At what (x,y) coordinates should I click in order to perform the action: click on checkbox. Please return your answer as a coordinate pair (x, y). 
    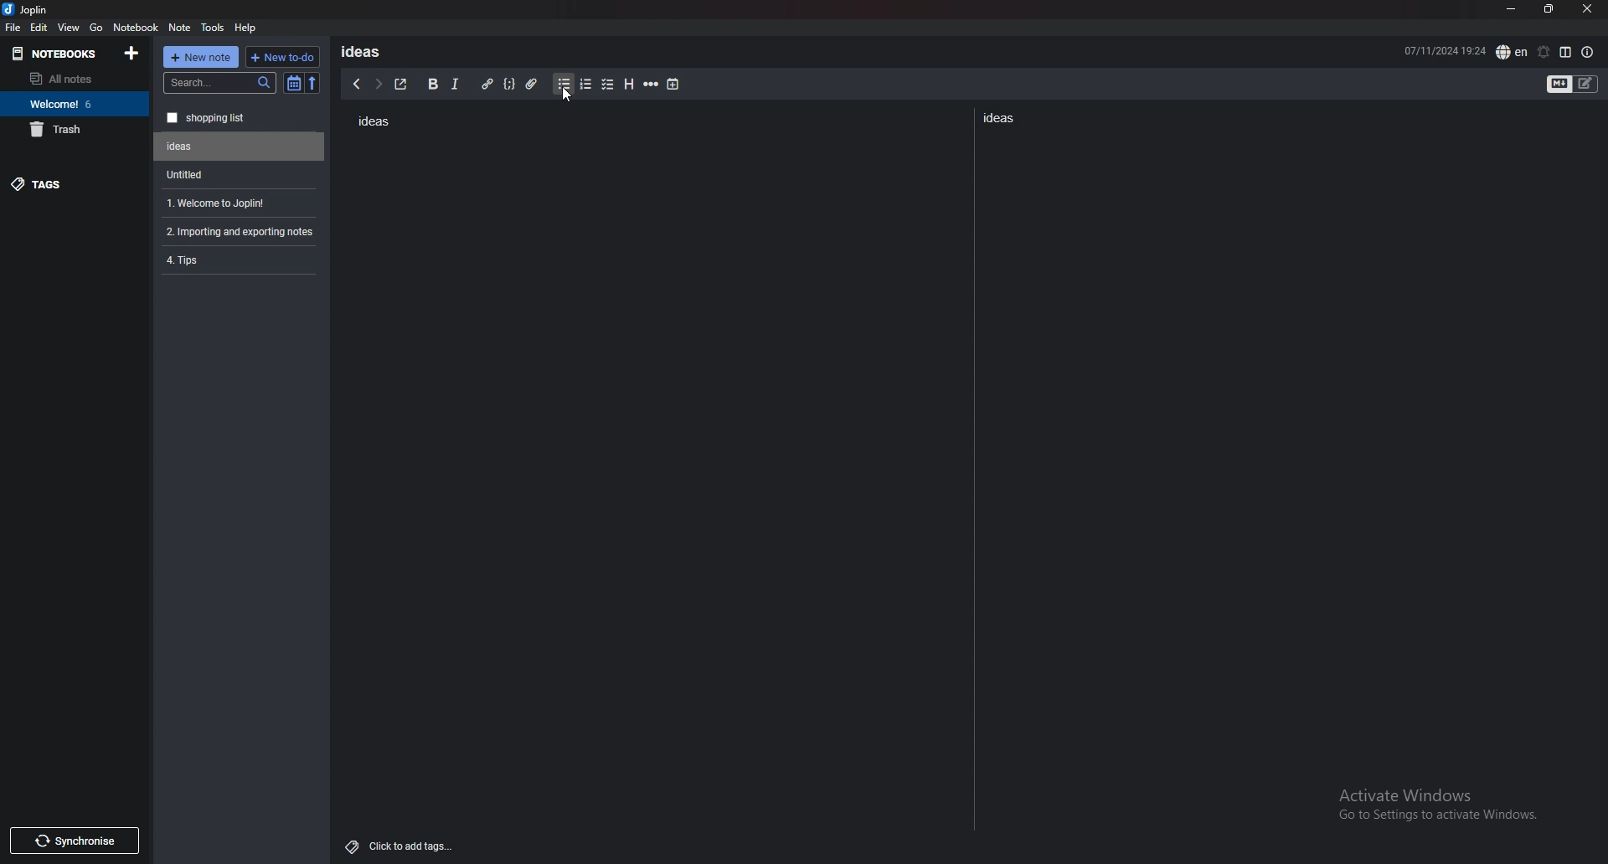
    Looking at the image, I should click on (608, 85).